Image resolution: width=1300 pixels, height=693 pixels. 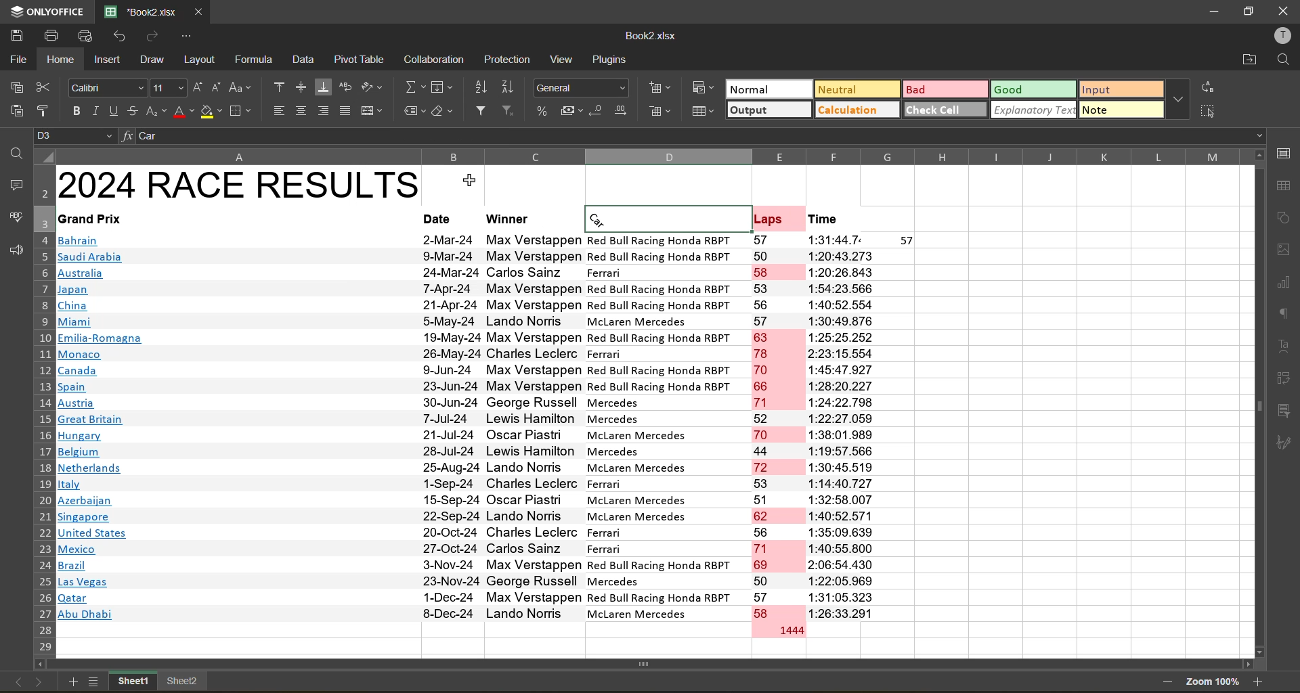 I want to click on Countires name, so click(x=102, y=428).